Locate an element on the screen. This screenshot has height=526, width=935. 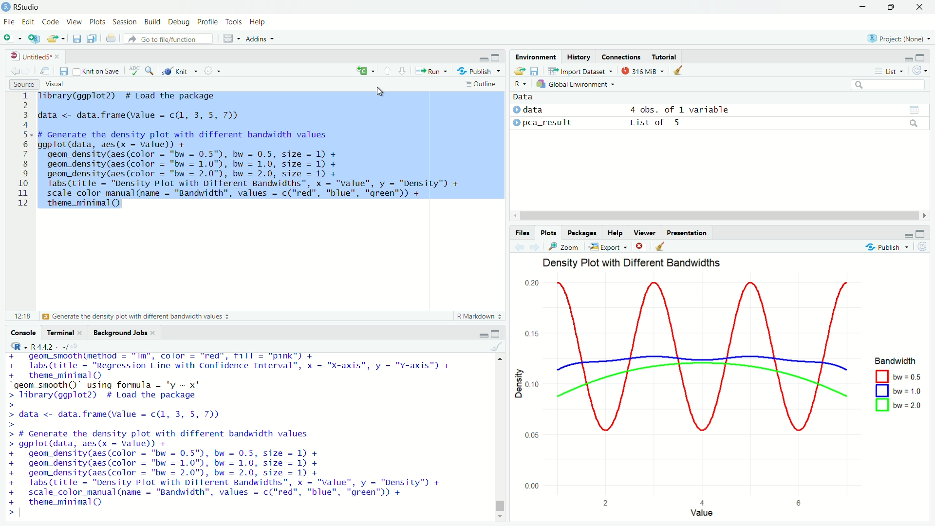
graph is located at coordinates (693, 392).